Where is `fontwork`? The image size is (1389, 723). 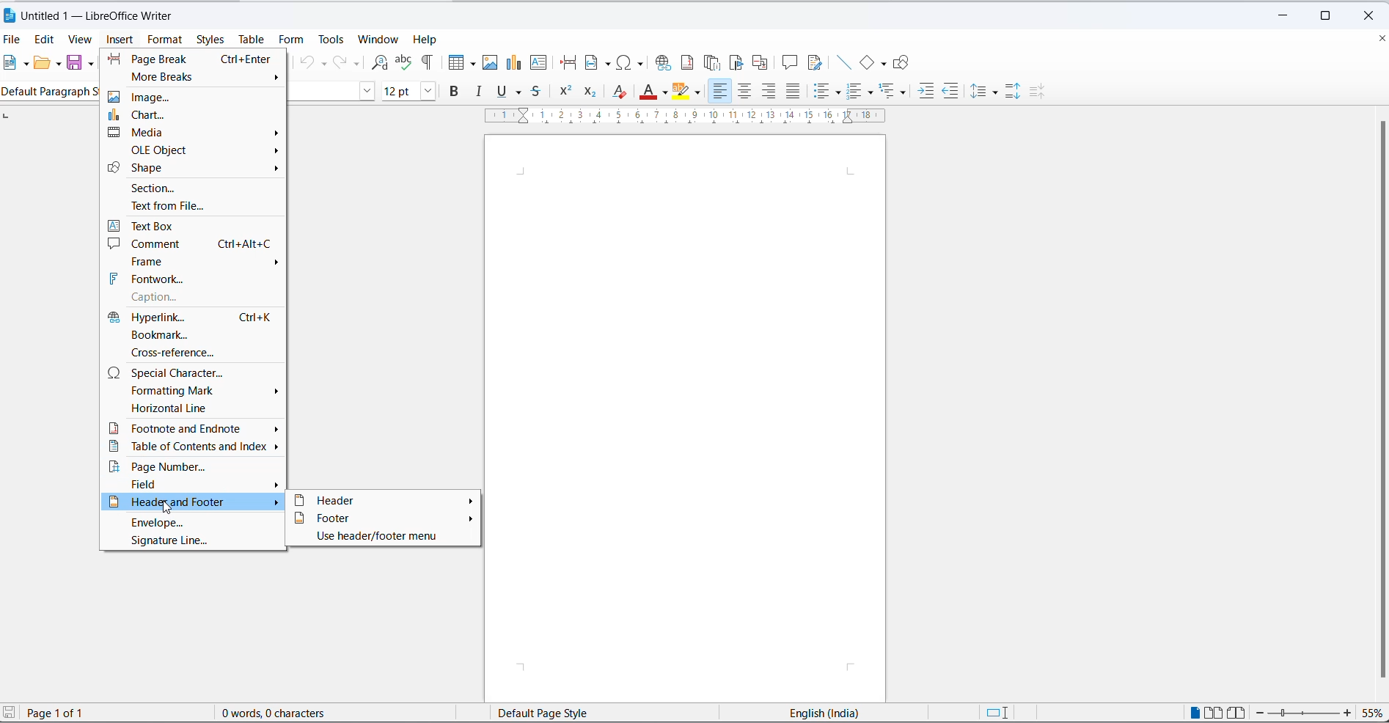 fontwork is located at coordinates (194, 280).